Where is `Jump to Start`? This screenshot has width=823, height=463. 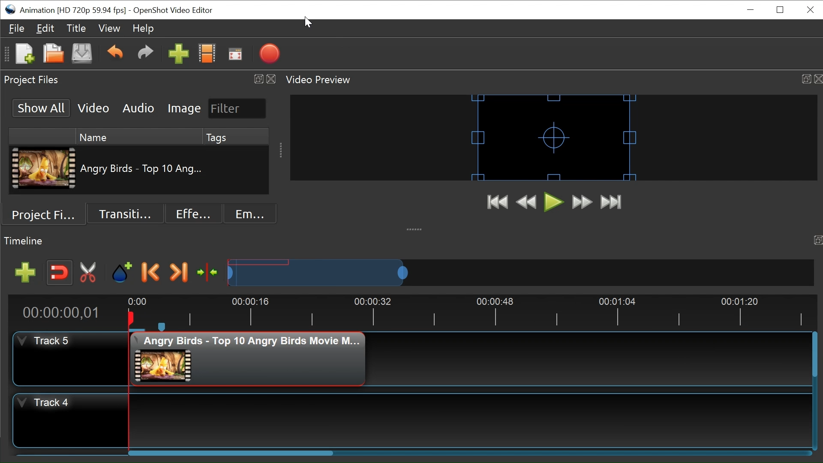
Jump to Start is located at coordinates (499, 203).